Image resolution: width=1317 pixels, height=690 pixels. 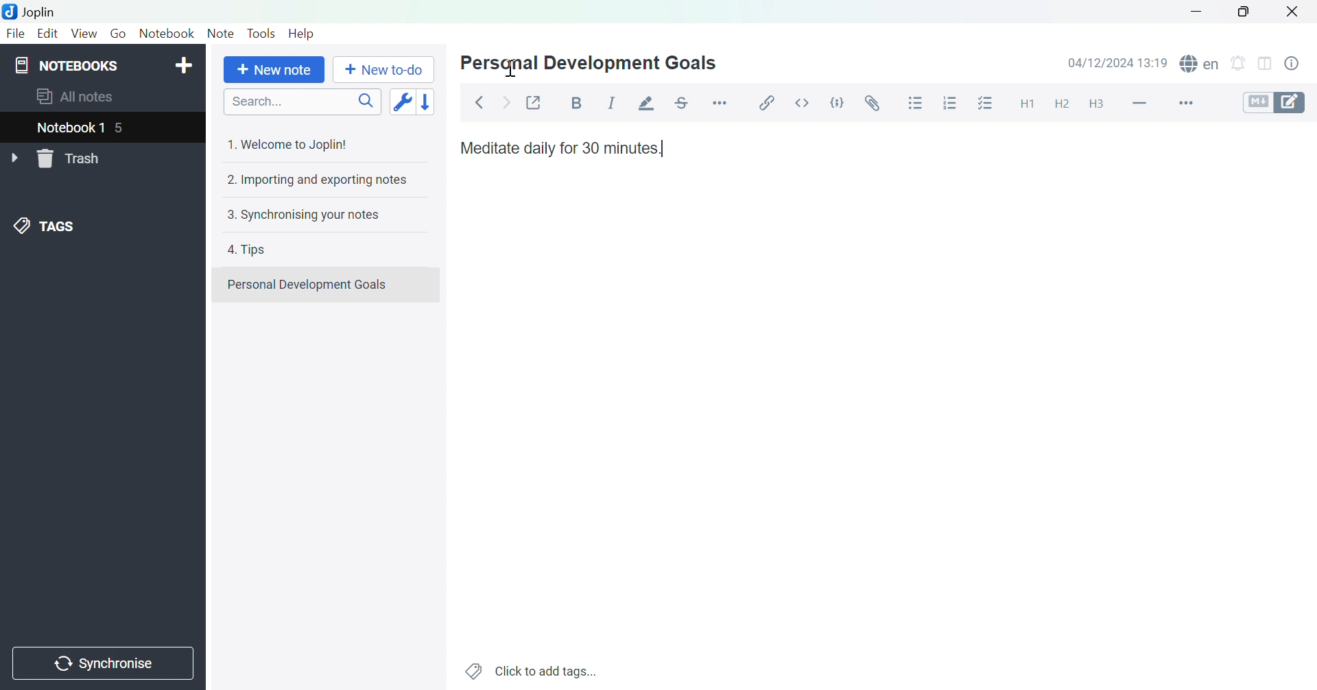 What do you see at coordinates (83, 97) in the screenshot?
I see `aLL NOTES` at bounding box center [83, 97].